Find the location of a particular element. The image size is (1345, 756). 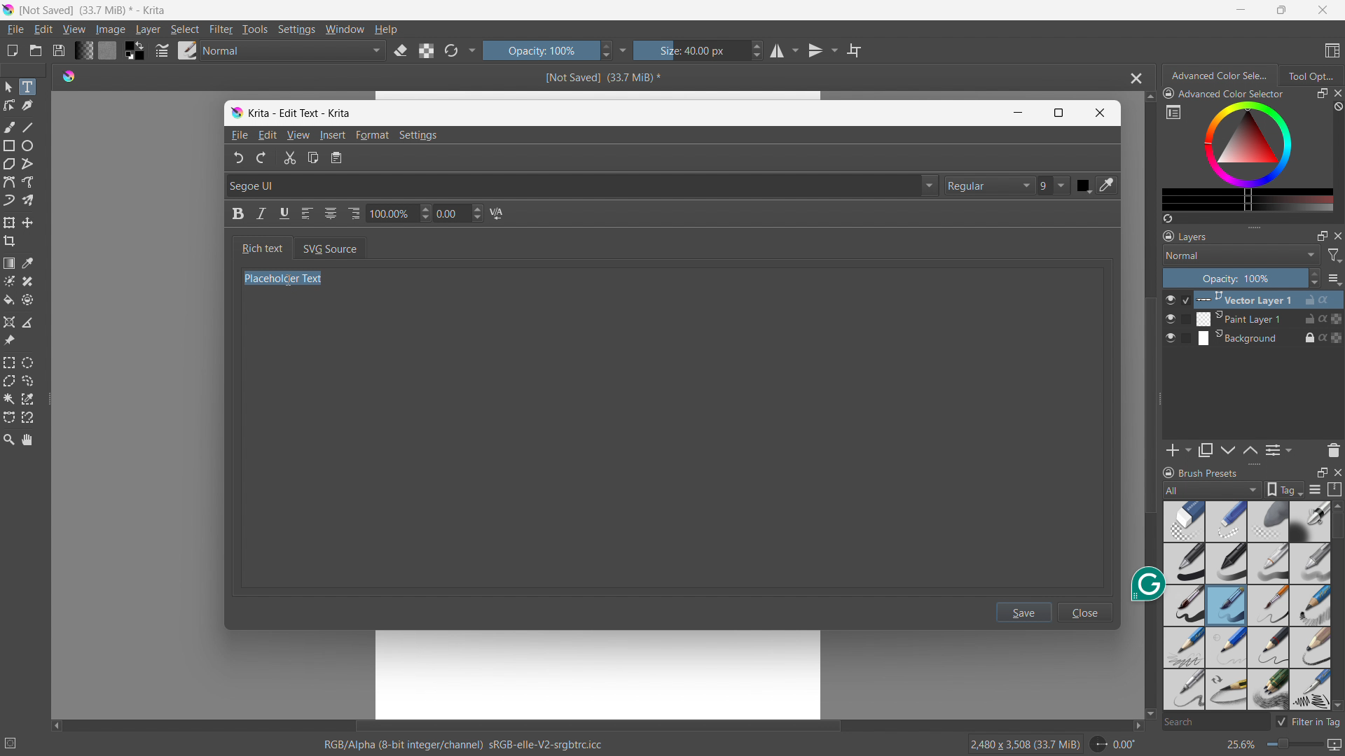

Brush is located at coordinates (1227, 605).